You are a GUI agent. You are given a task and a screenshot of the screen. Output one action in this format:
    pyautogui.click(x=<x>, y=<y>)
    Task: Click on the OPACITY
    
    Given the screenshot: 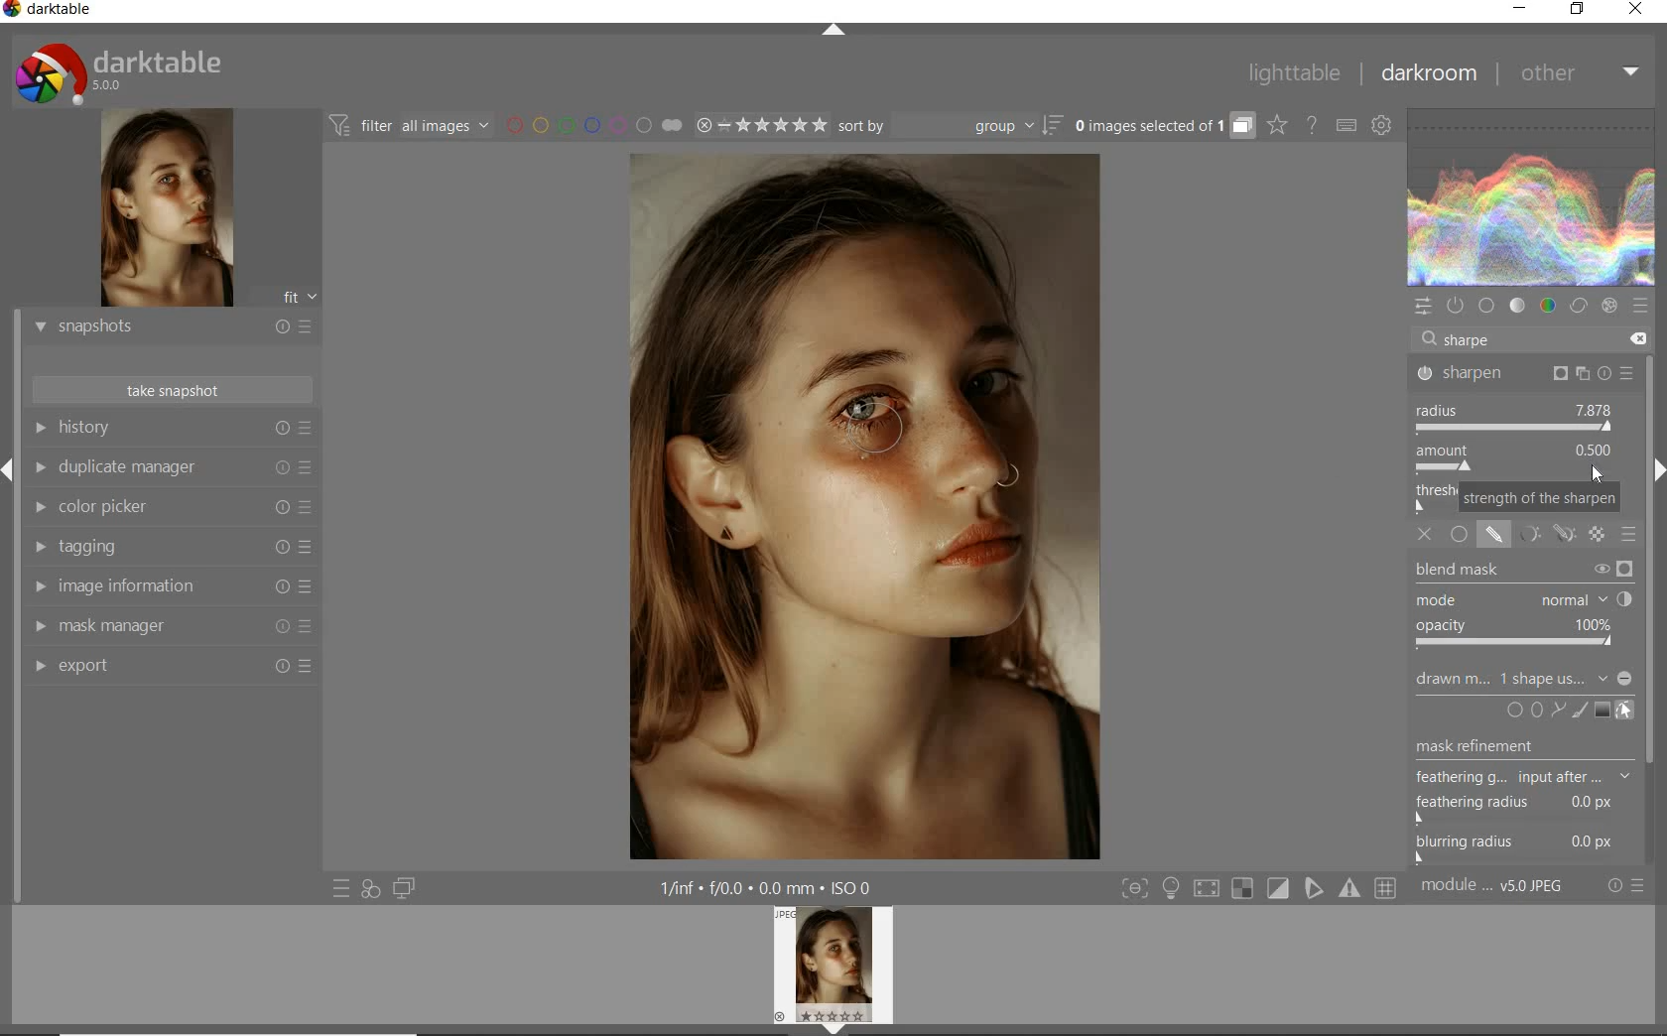 What is the action you would take?
    pyautogui.click(x=1518, y=635)
    